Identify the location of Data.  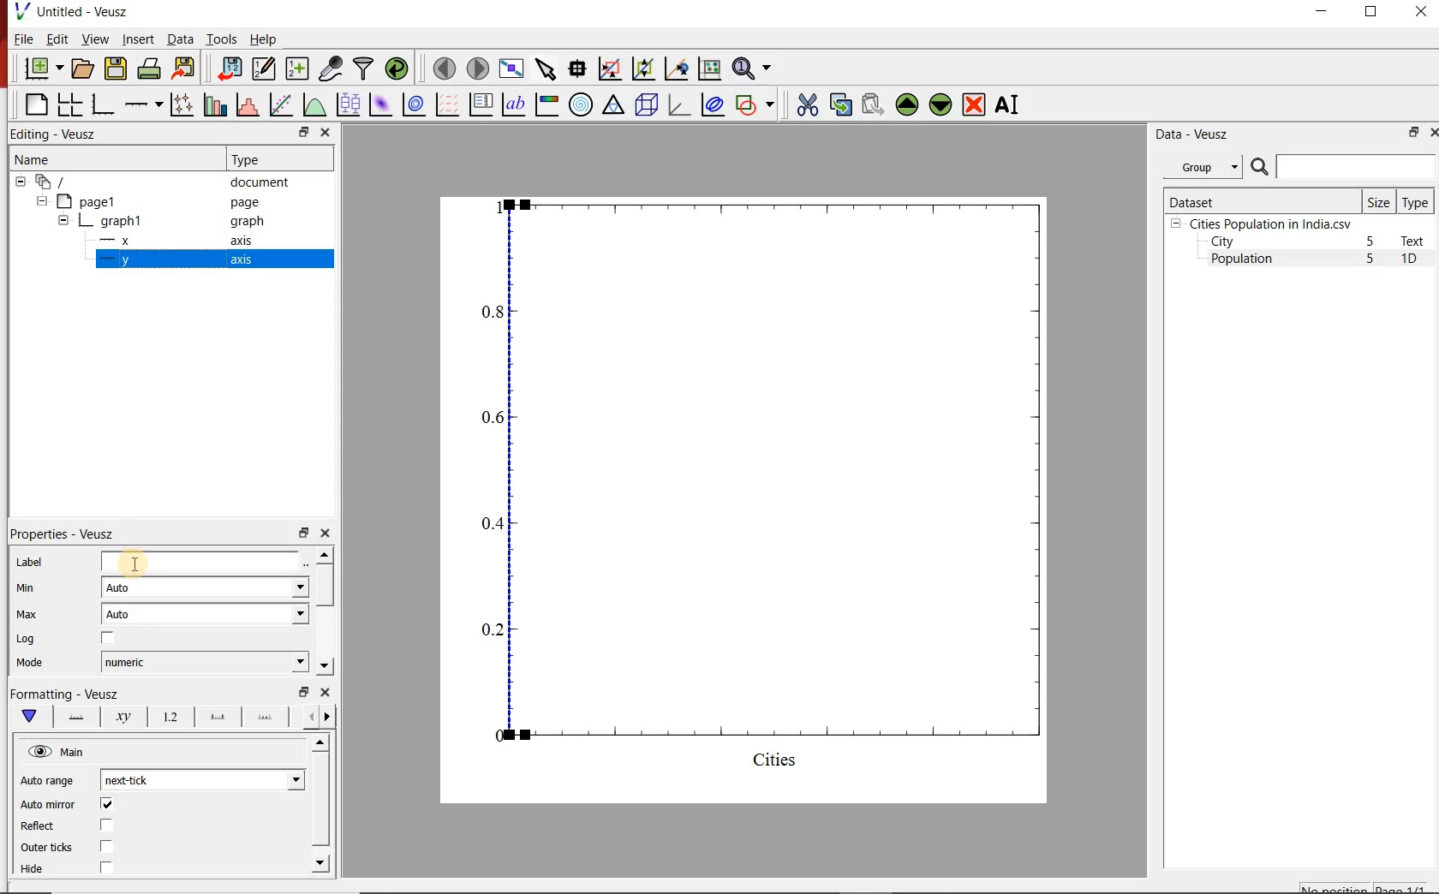
(180, 40).